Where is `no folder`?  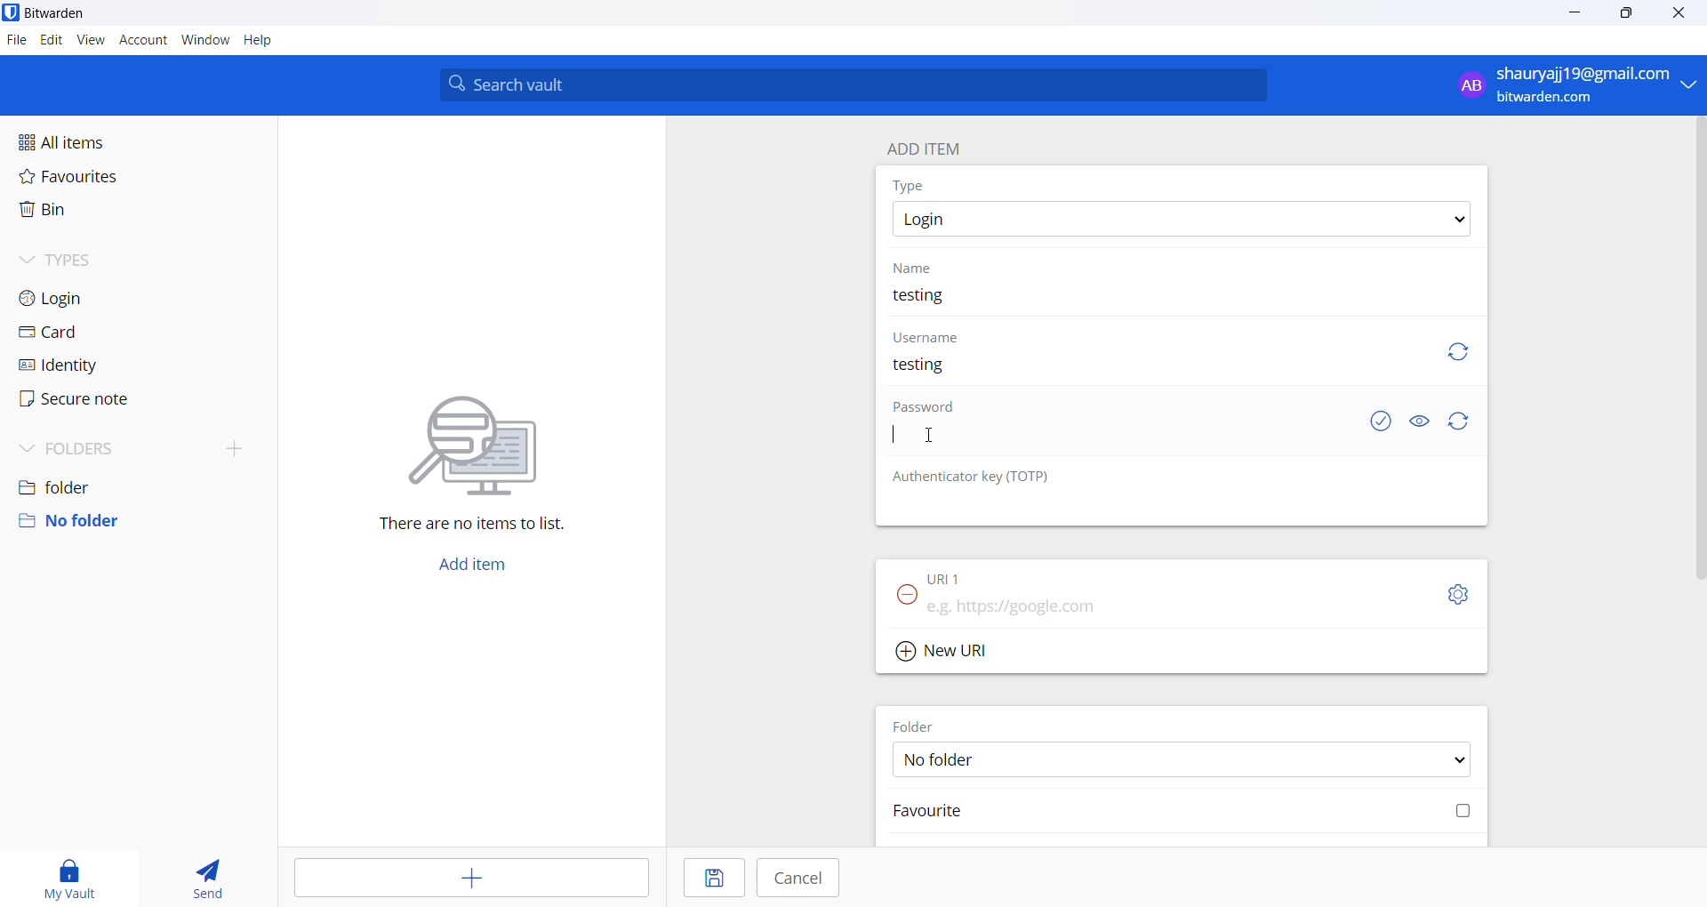 no folder is located at coordinates (132, 521).